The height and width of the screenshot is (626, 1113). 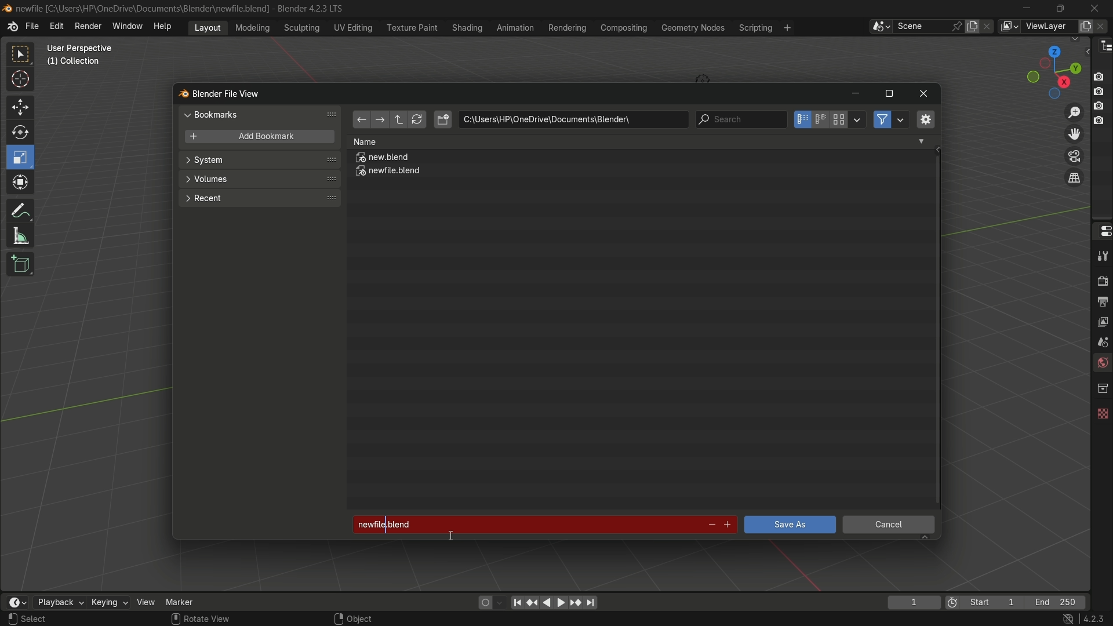 What do you see at coordinates (839, 120) in the screenshot?
I see `thumbnails display` at bounding box center [839, 120].